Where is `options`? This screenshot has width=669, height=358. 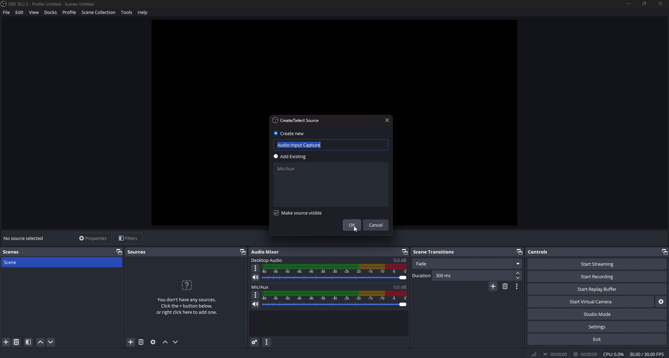
options is located at coordinates (256, 268).